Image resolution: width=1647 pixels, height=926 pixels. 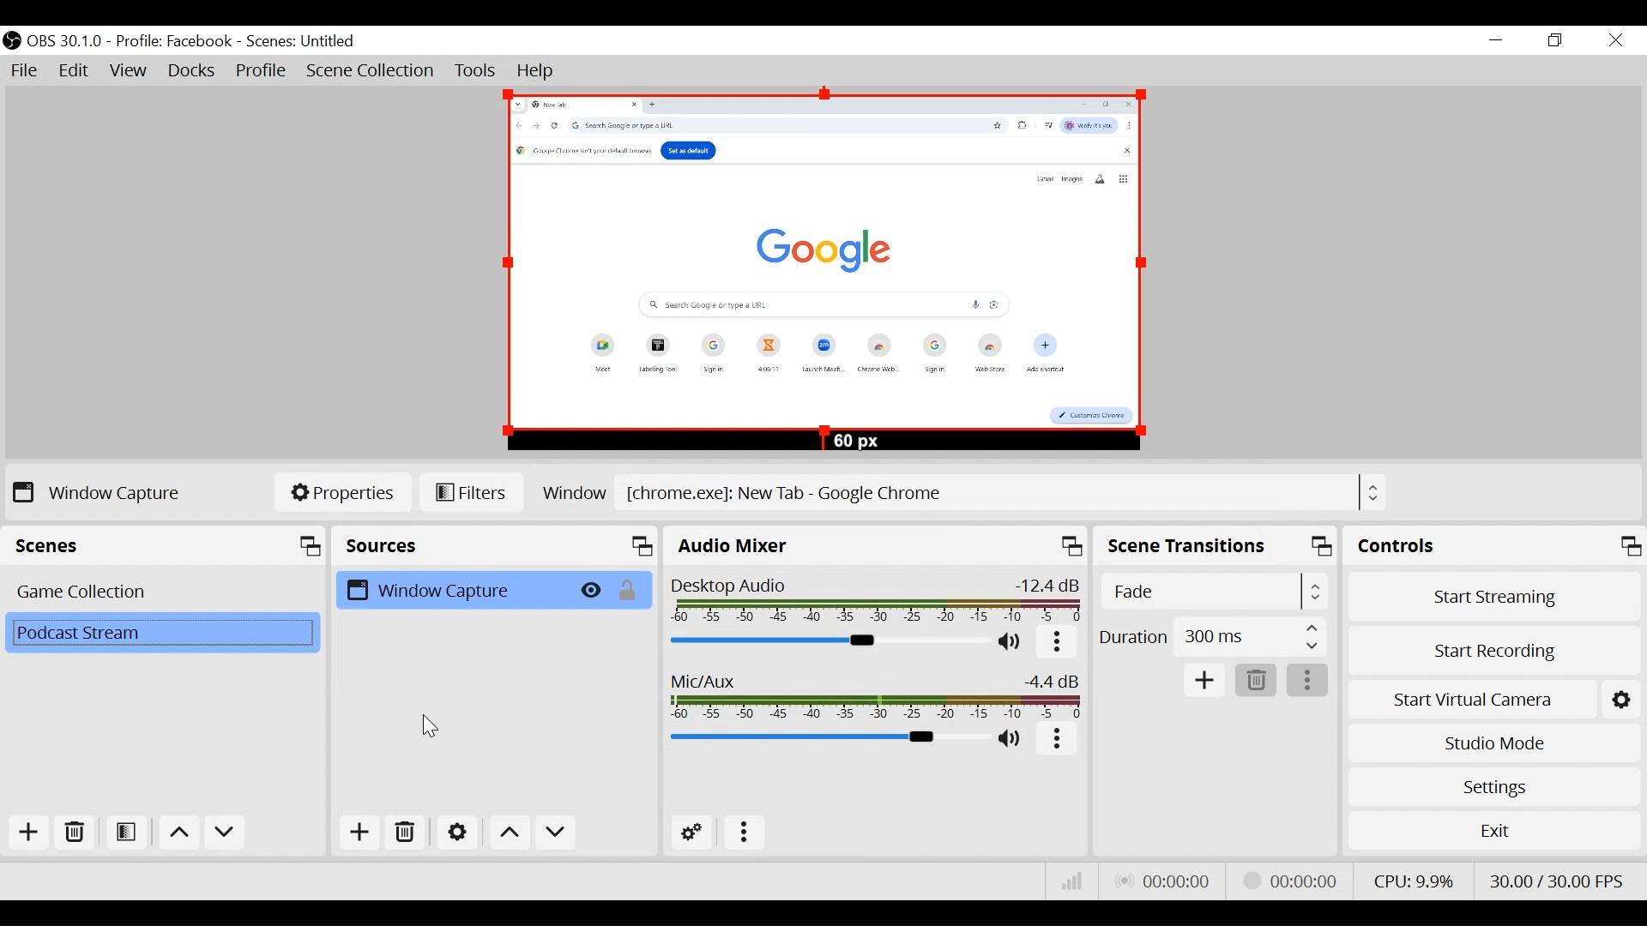 I want to click on Start Virtual Camera, so click(x=1491, y=699).